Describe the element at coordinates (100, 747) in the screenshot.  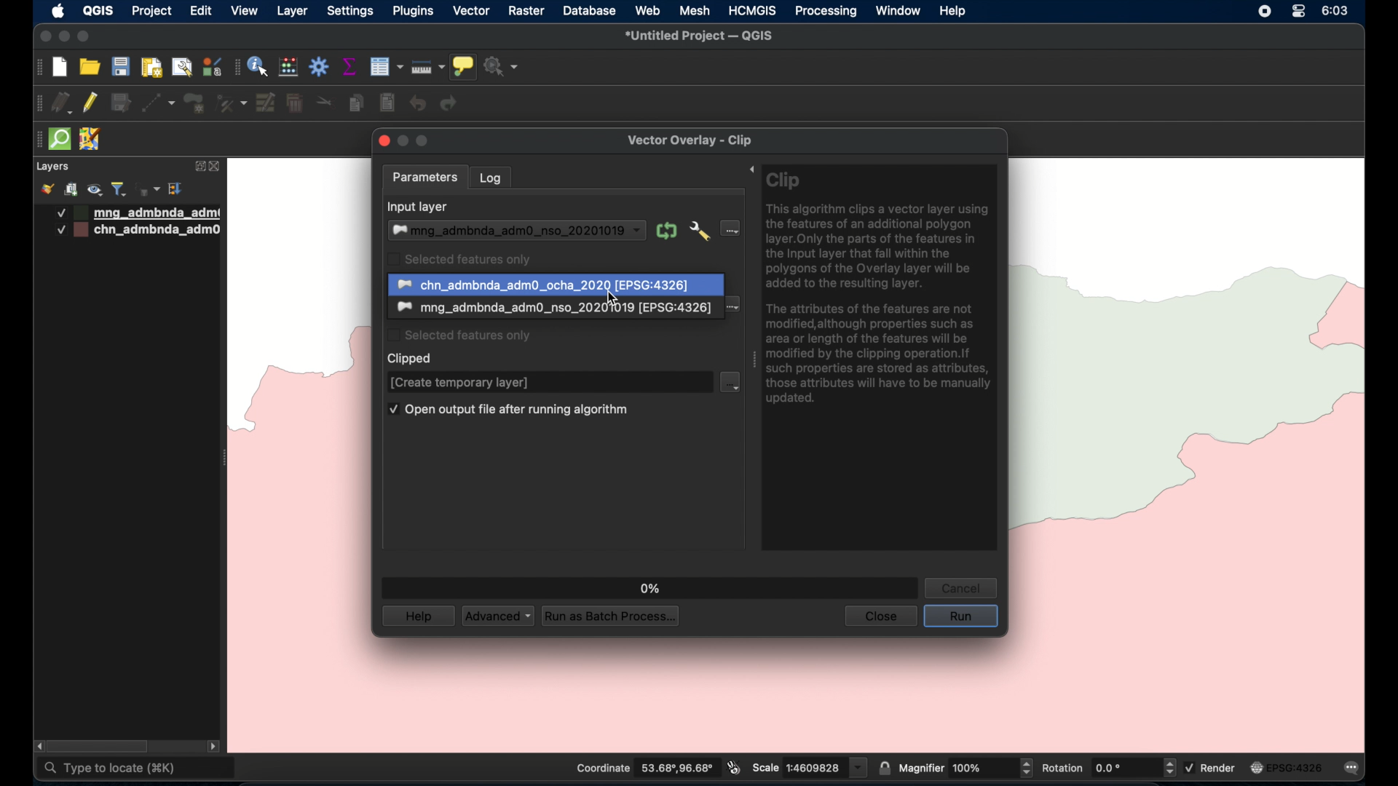
I see `scroll box` at that location.